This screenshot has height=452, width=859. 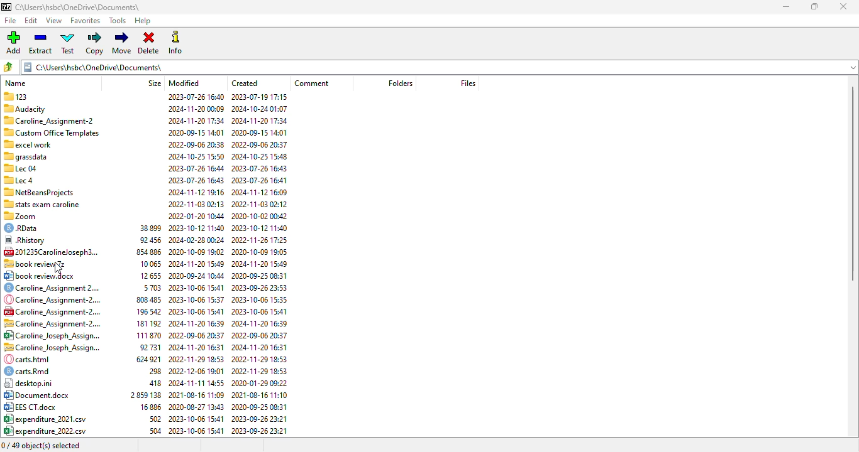 What do you see at coordinates (15, 97) in the screenshot?
I see `123` at bounding box center [15, 97].